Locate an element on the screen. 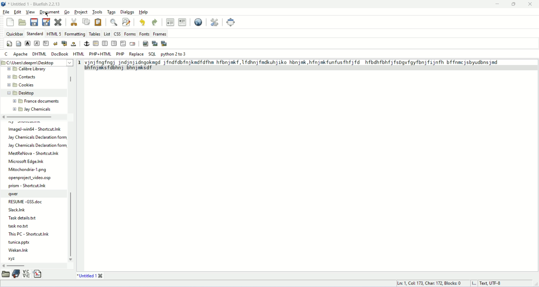 This screenshot has height=287, width=539. maximize is located at coordinates (514, 4).